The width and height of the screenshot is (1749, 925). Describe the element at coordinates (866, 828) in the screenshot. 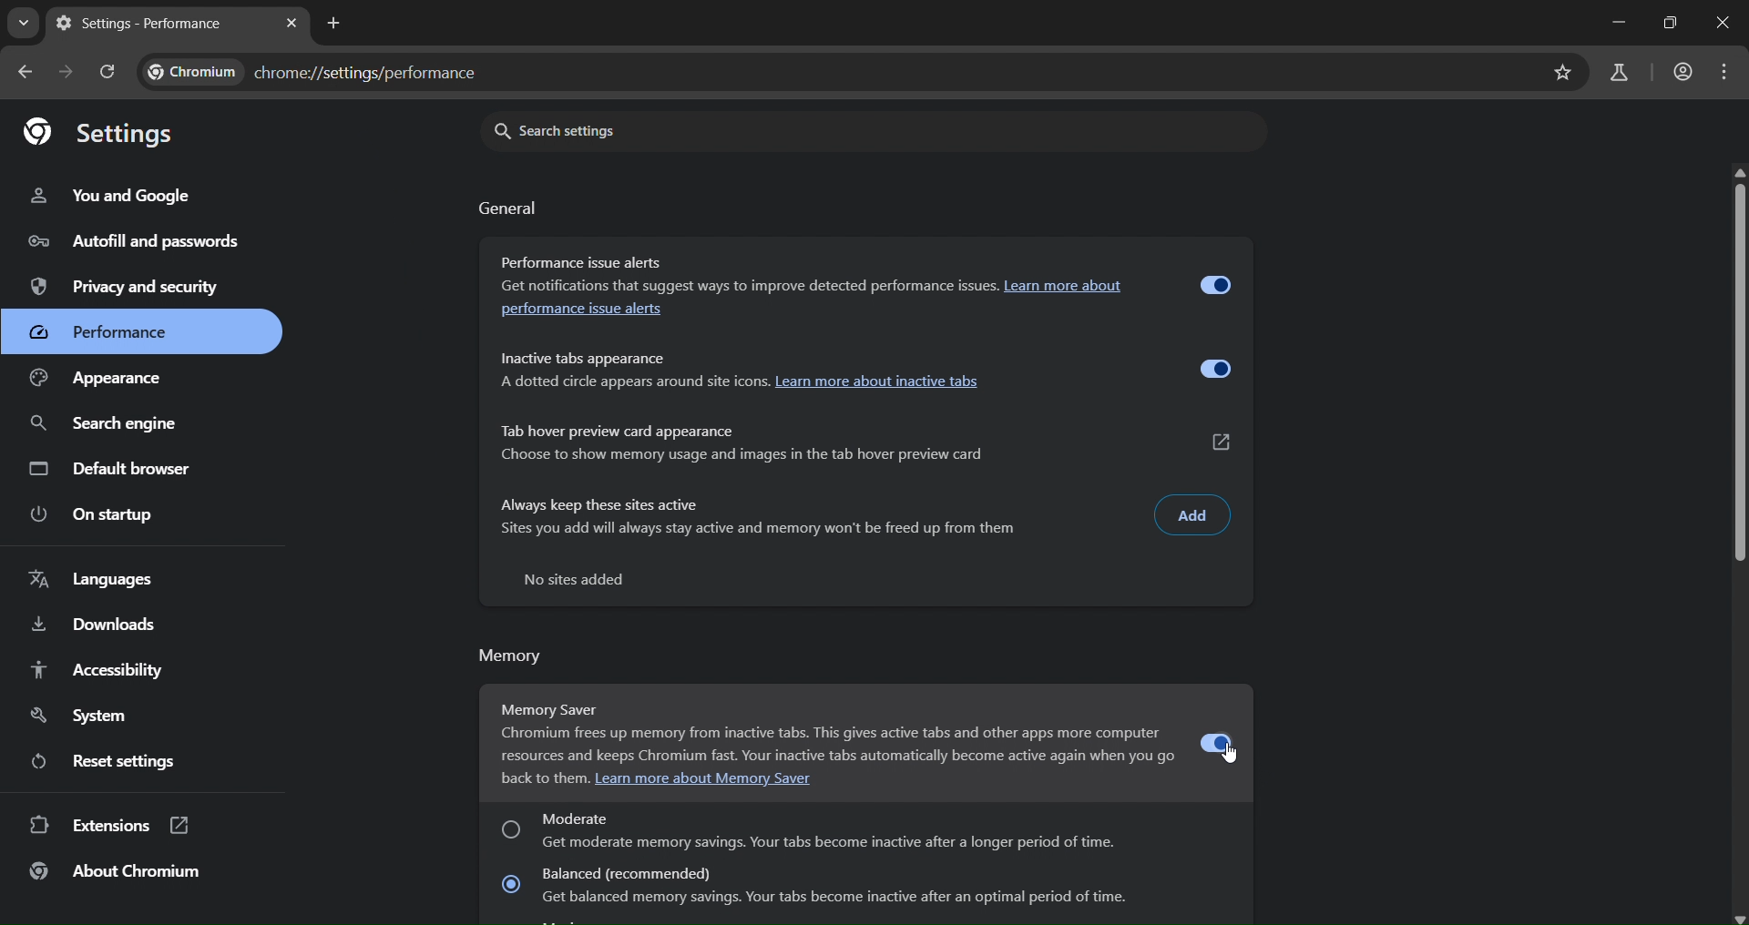

I see `Moderate` at that location.